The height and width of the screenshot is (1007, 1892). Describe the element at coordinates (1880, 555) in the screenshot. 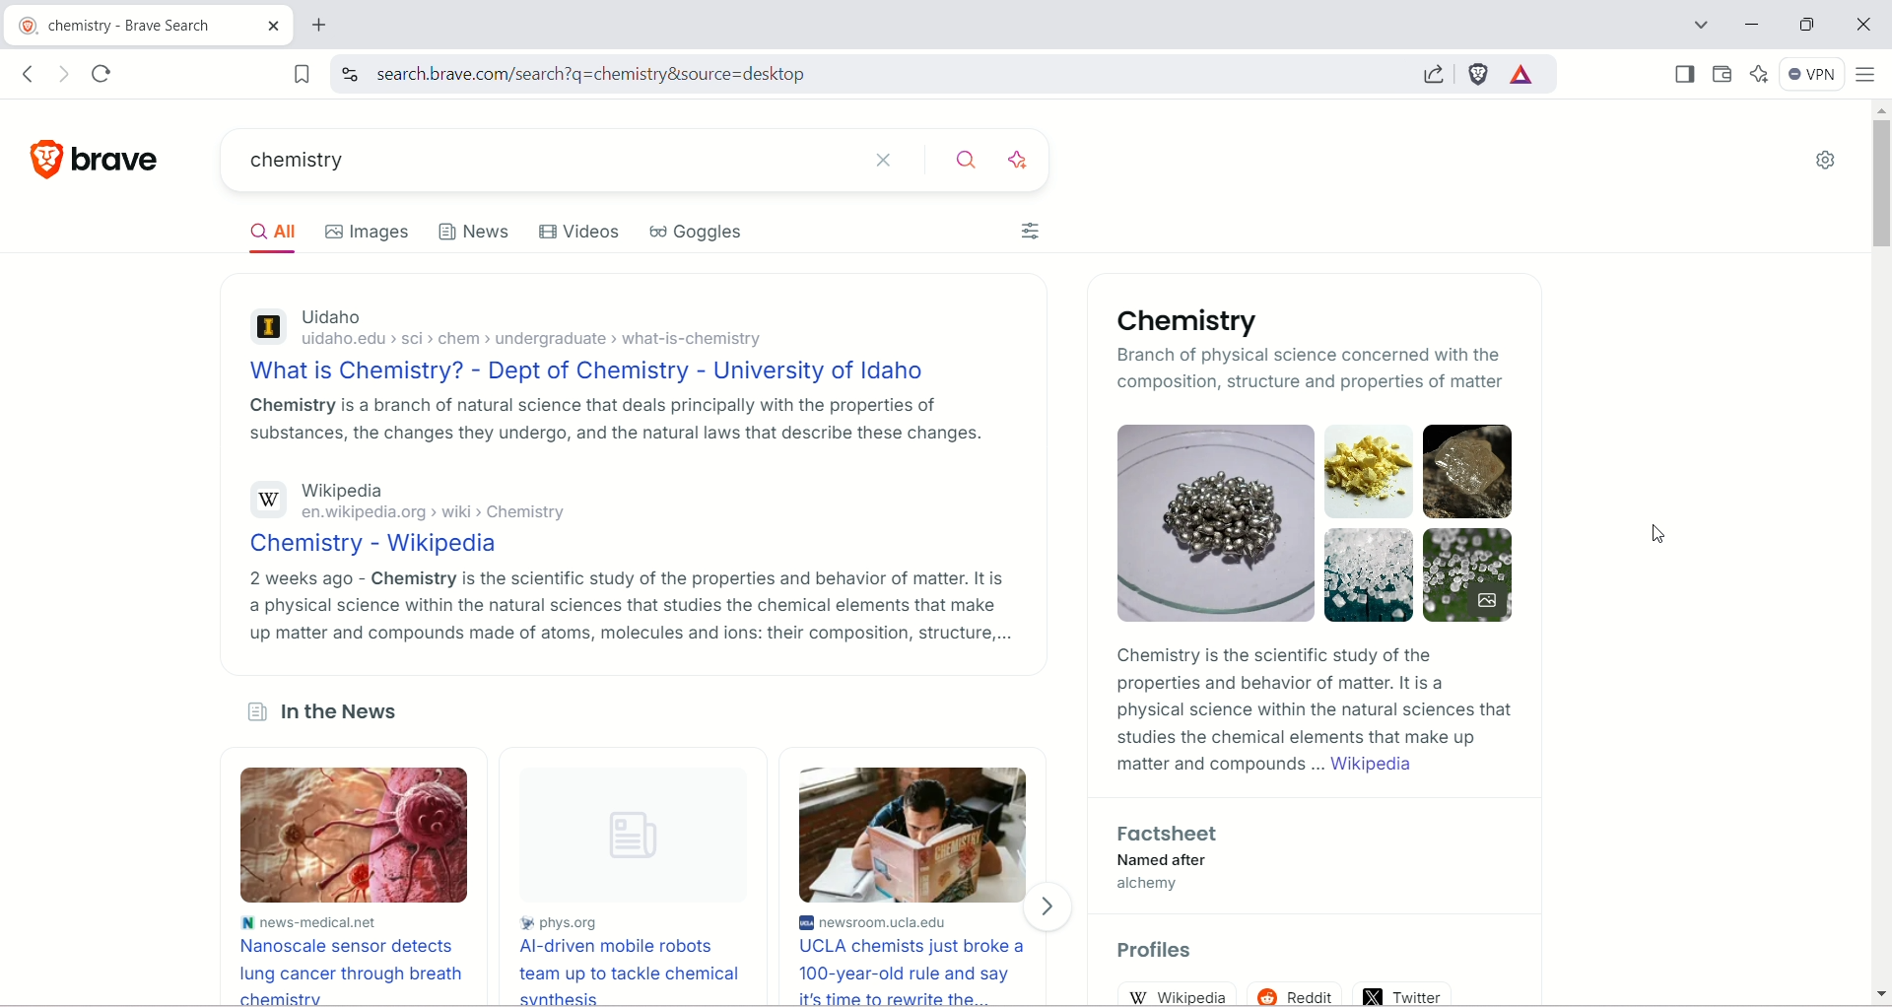

I see `vertical scroll bar` at that location.